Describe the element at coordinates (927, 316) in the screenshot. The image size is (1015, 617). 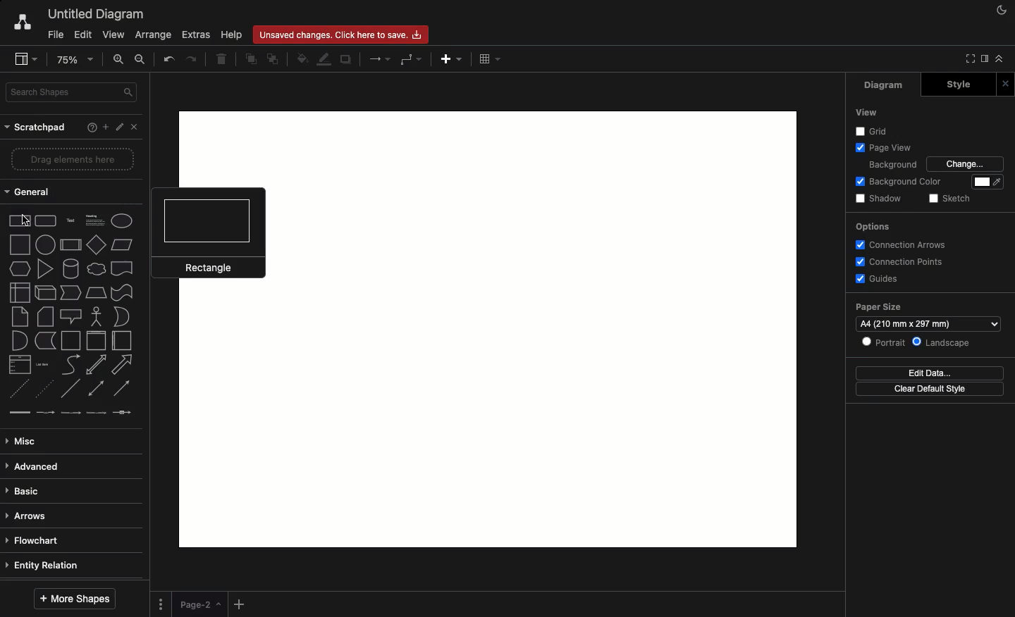
I see `Paper size` at that location.